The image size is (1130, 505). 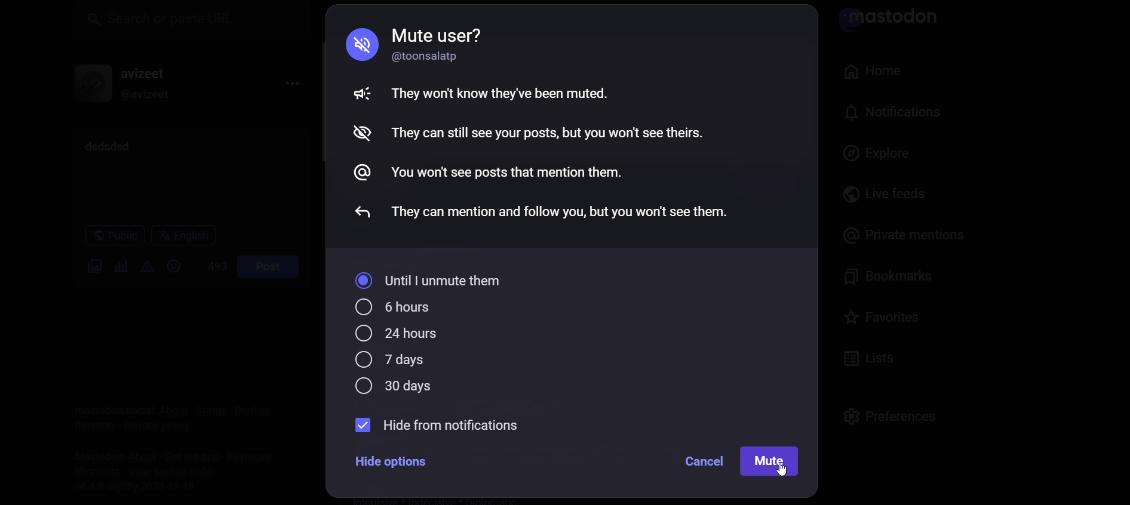 What do you see at coordinates (440, 424) in the screenshot?
I see `hide from notification` at bounding box center [440, 424].